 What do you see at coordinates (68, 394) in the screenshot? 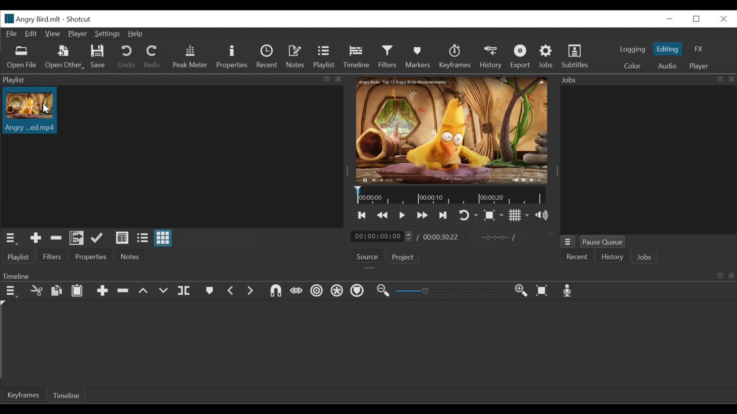
I see `Timeline` at bounding box center [68, 394].